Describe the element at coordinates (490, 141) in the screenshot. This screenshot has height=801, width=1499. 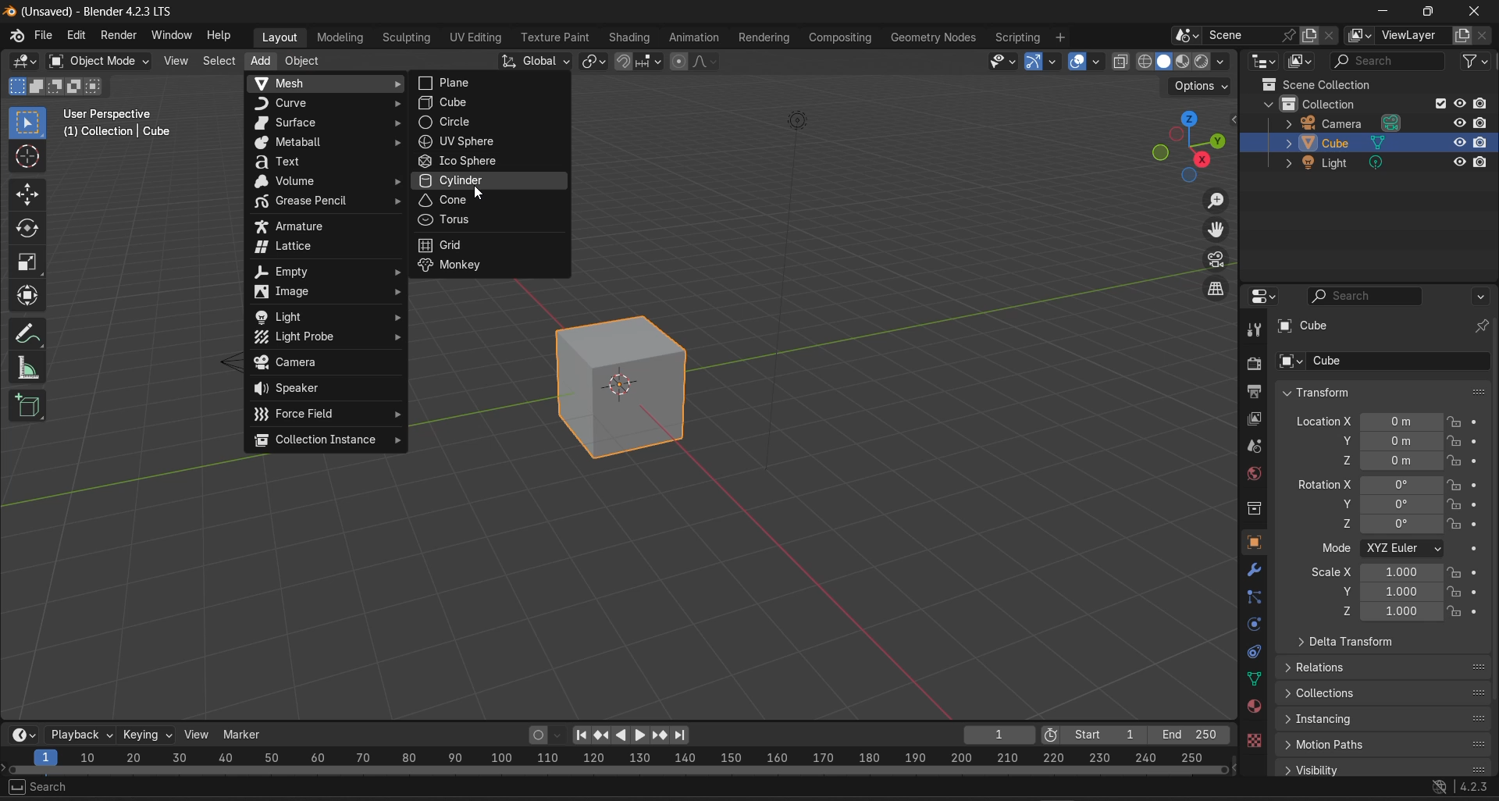
I see `UV sphere` at that location.